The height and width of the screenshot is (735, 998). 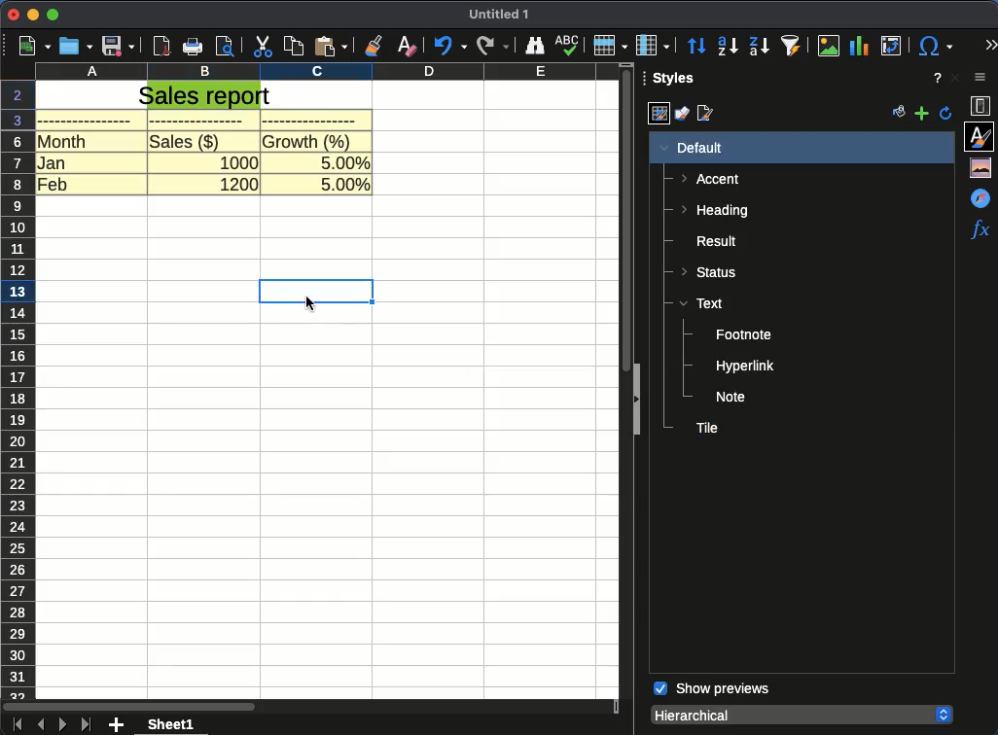 What do you see at coordinates (983, 107) in the screenshot?
I see `properties` at bounding box center [983, 107].